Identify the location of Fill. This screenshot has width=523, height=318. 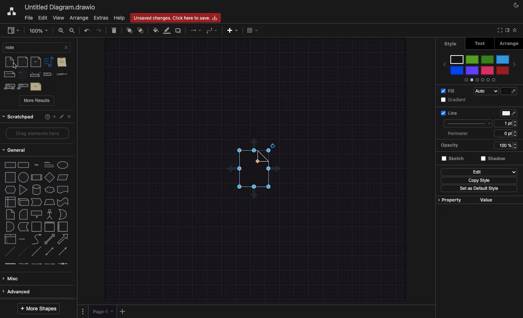
(448, 91).